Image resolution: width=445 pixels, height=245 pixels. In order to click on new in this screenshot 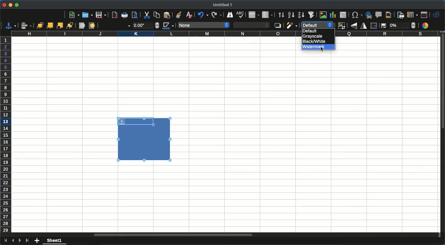, I will do `click(74, 15)`.